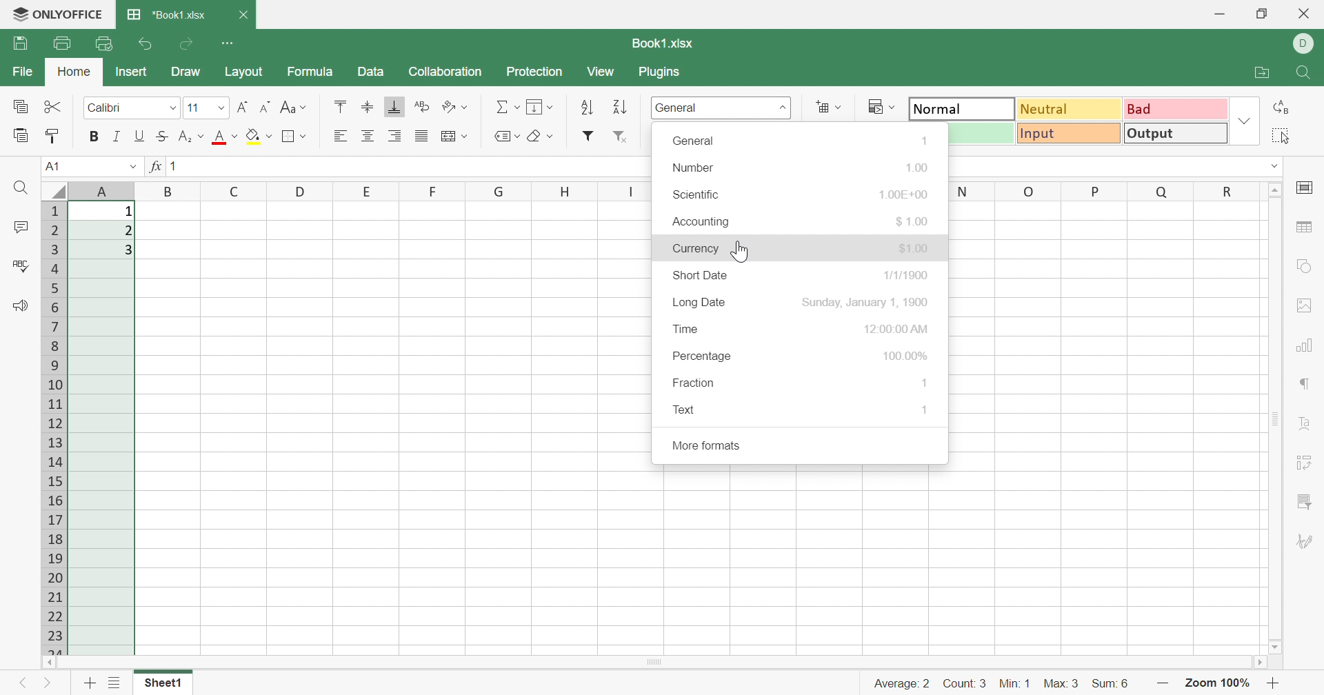 The image size is (1324, 695). What do you see at coordinates (104, 43) in the screenshot?
I see `Quick print` at bounding box center [104, 43].